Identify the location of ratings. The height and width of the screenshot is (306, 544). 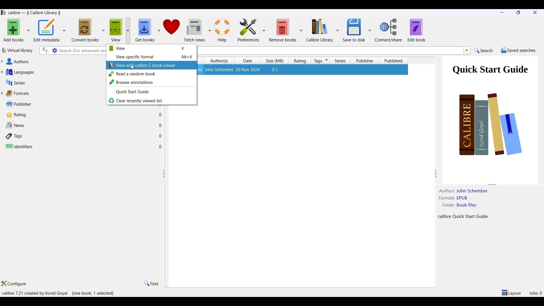
(301, 60).